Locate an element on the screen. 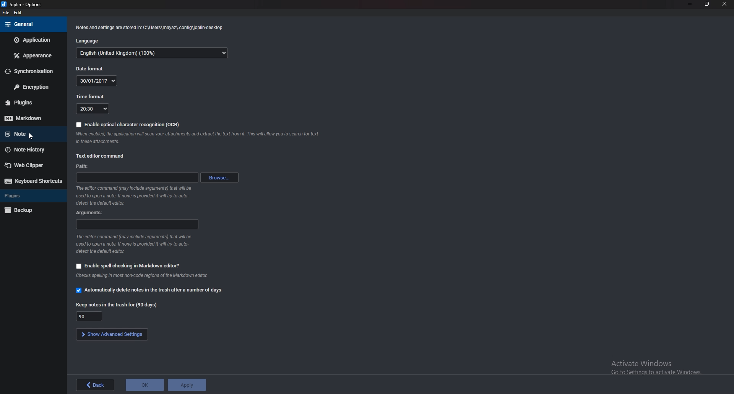 The height and width of the screenshot is (394, 734). text editor Command is located at coordinates (101, 156).